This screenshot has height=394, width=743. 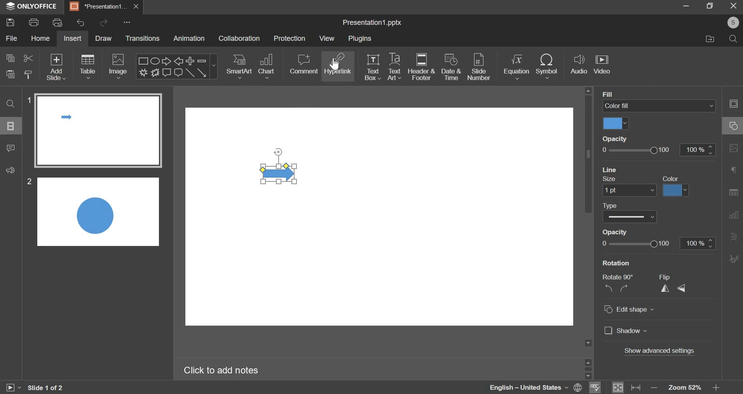 What do you see at coordinates (28, 100) in the screenshot?
I see `1` at bounding box center [28, 100].